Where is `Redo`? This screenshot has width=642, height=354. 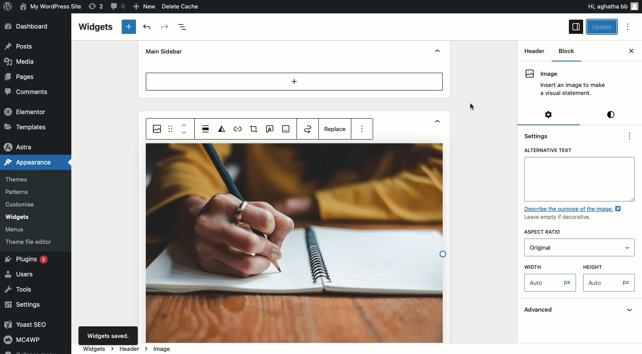
Redo is located at coordinates (165, 27).